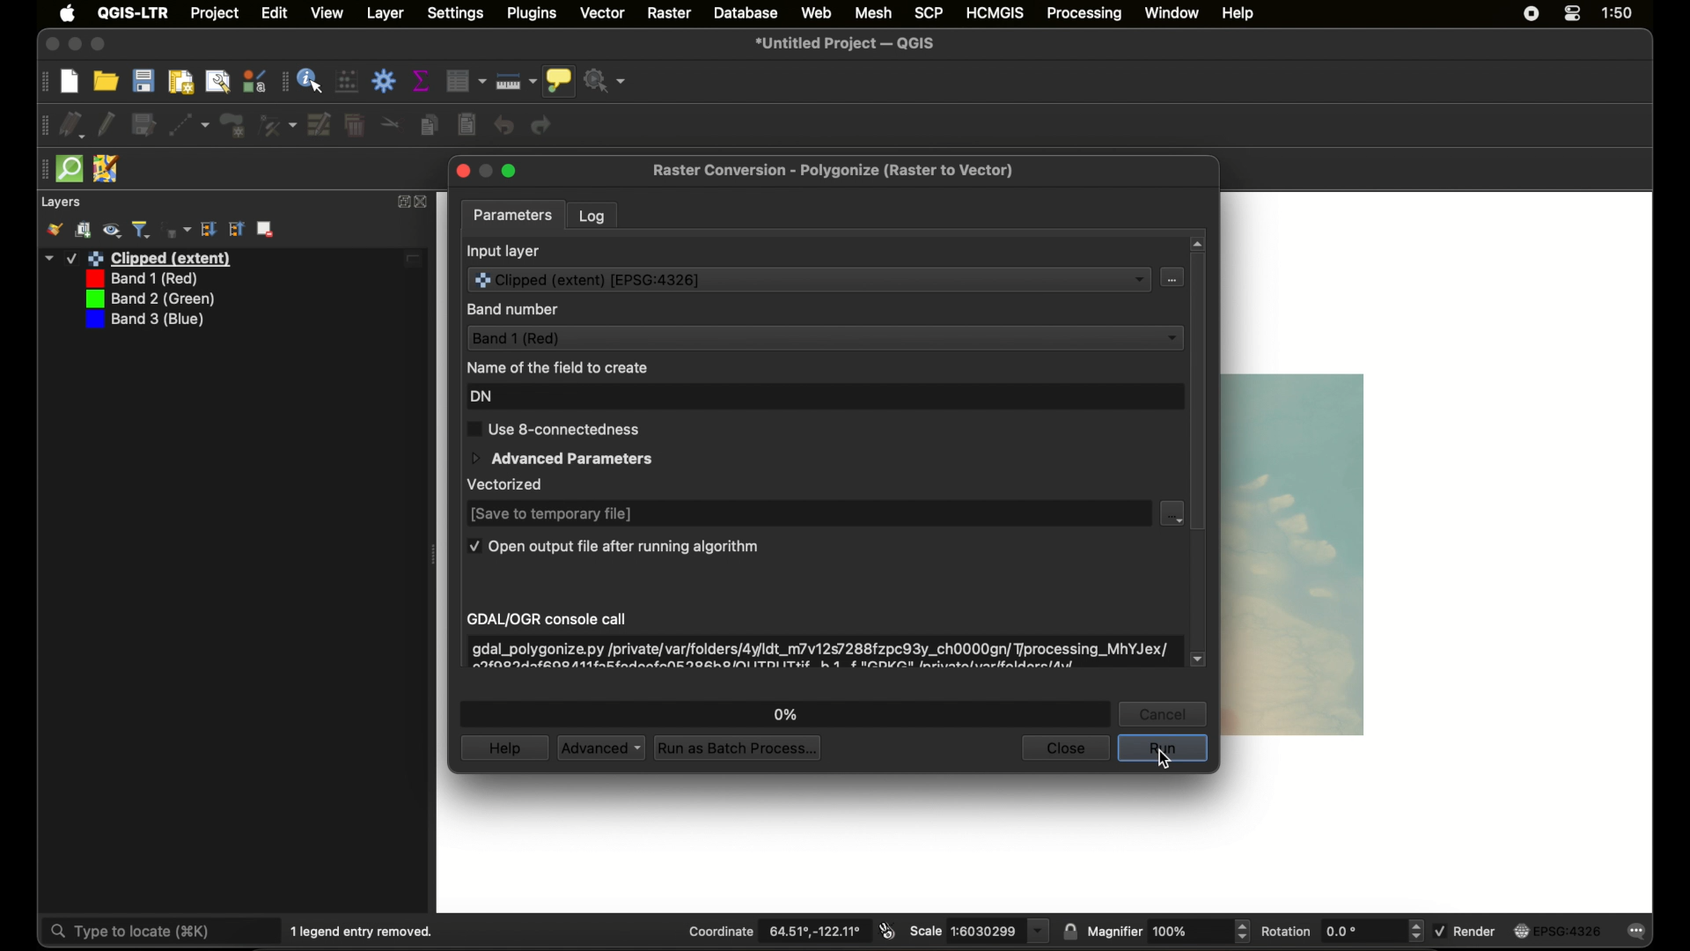 This screenshot has width=1690, height=951. I want to click on magnifier, so click(1168, 931).